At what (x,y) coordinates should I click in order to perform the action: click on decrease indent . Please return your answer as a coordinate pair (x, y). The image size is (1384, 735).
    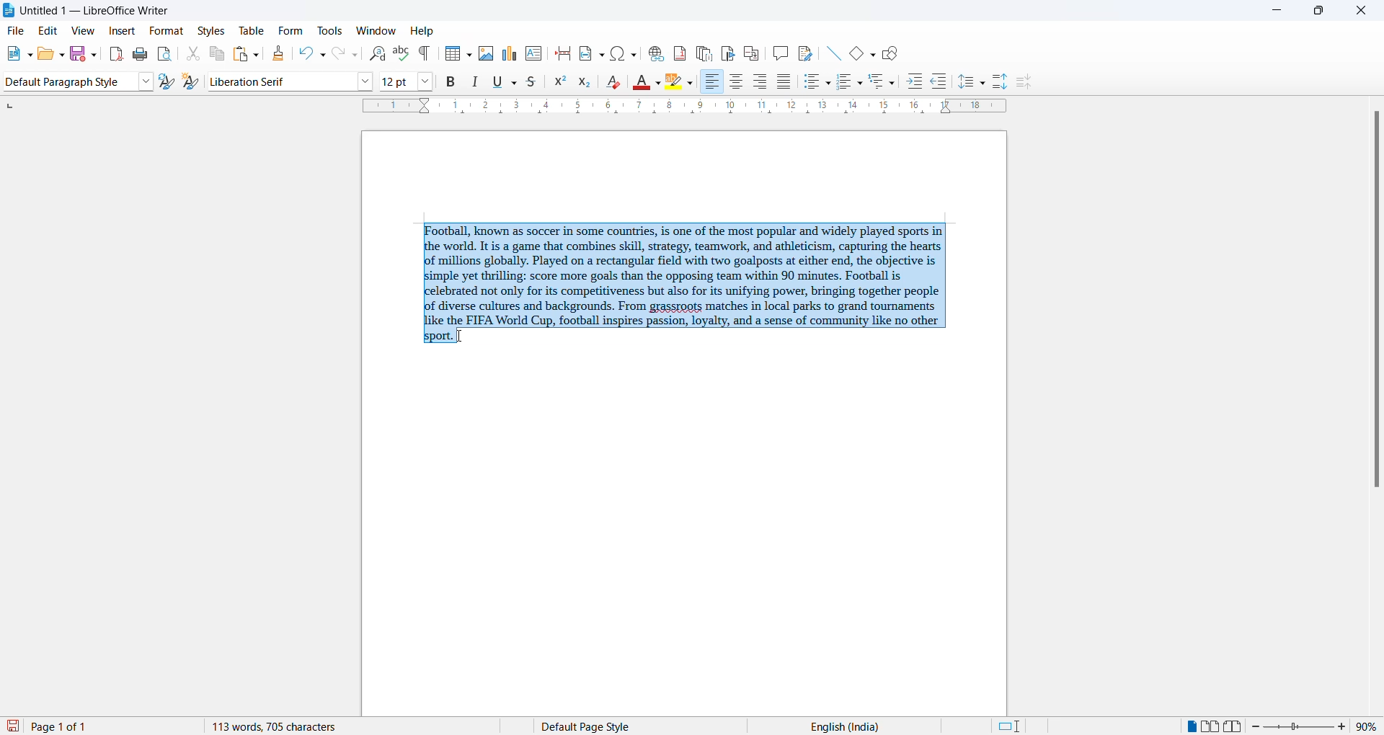
    Looking at the image, I should click on (940, 81).